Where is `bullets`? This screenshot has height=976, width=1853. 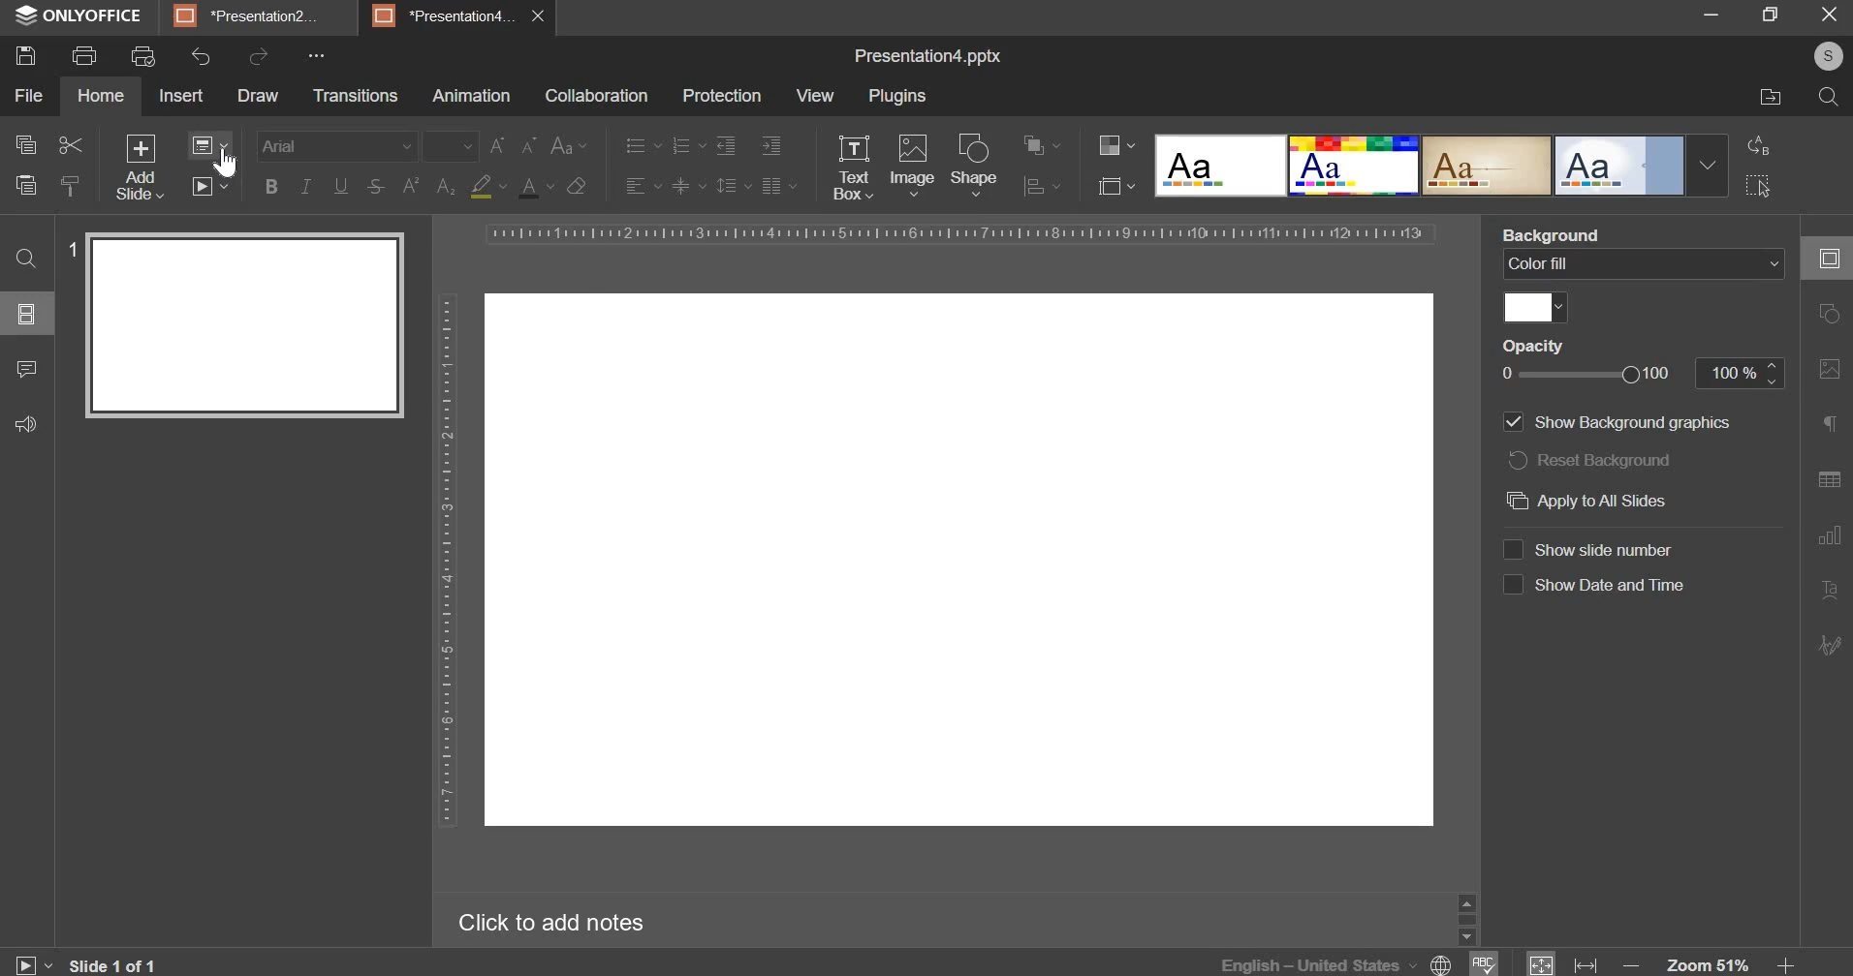 bullets is located at coordinates (643, 145).